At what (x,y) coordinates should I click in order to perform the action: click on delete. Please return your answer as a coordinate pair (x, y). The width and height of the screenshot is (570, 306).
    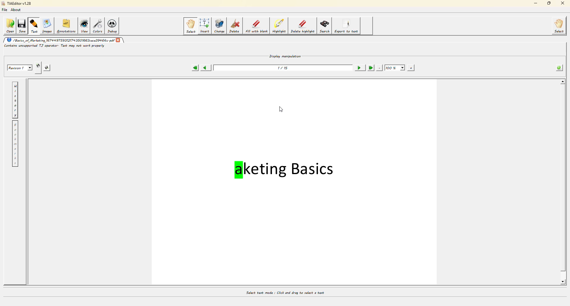
    Looking at the image, I should click on (234, 26).